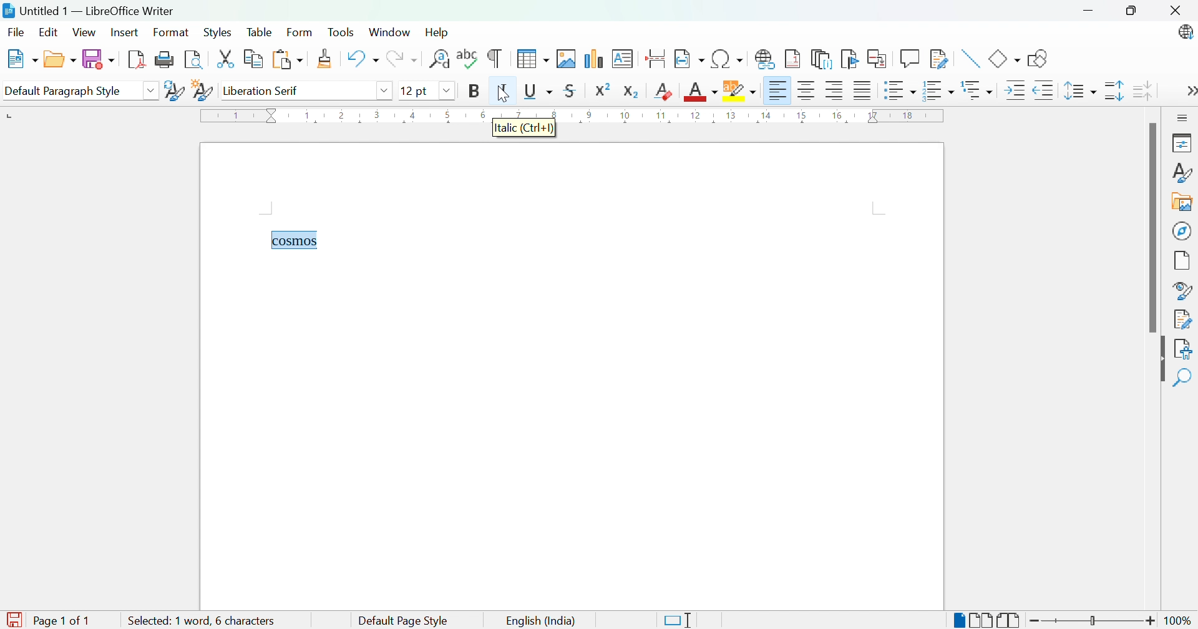 The width and height of the screenshot is (1198, 629). What do you see at coordinates (983, 620) in the screenshot?
I see `Multiple-page view` at bounding box center [983, 620].